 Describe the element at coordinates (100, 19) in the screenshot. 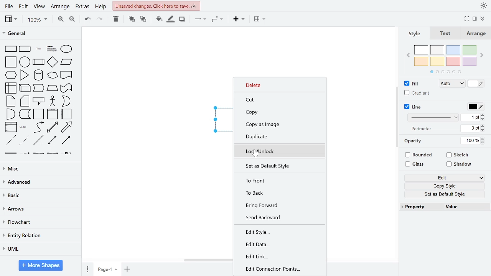

I see `redo` at that location.